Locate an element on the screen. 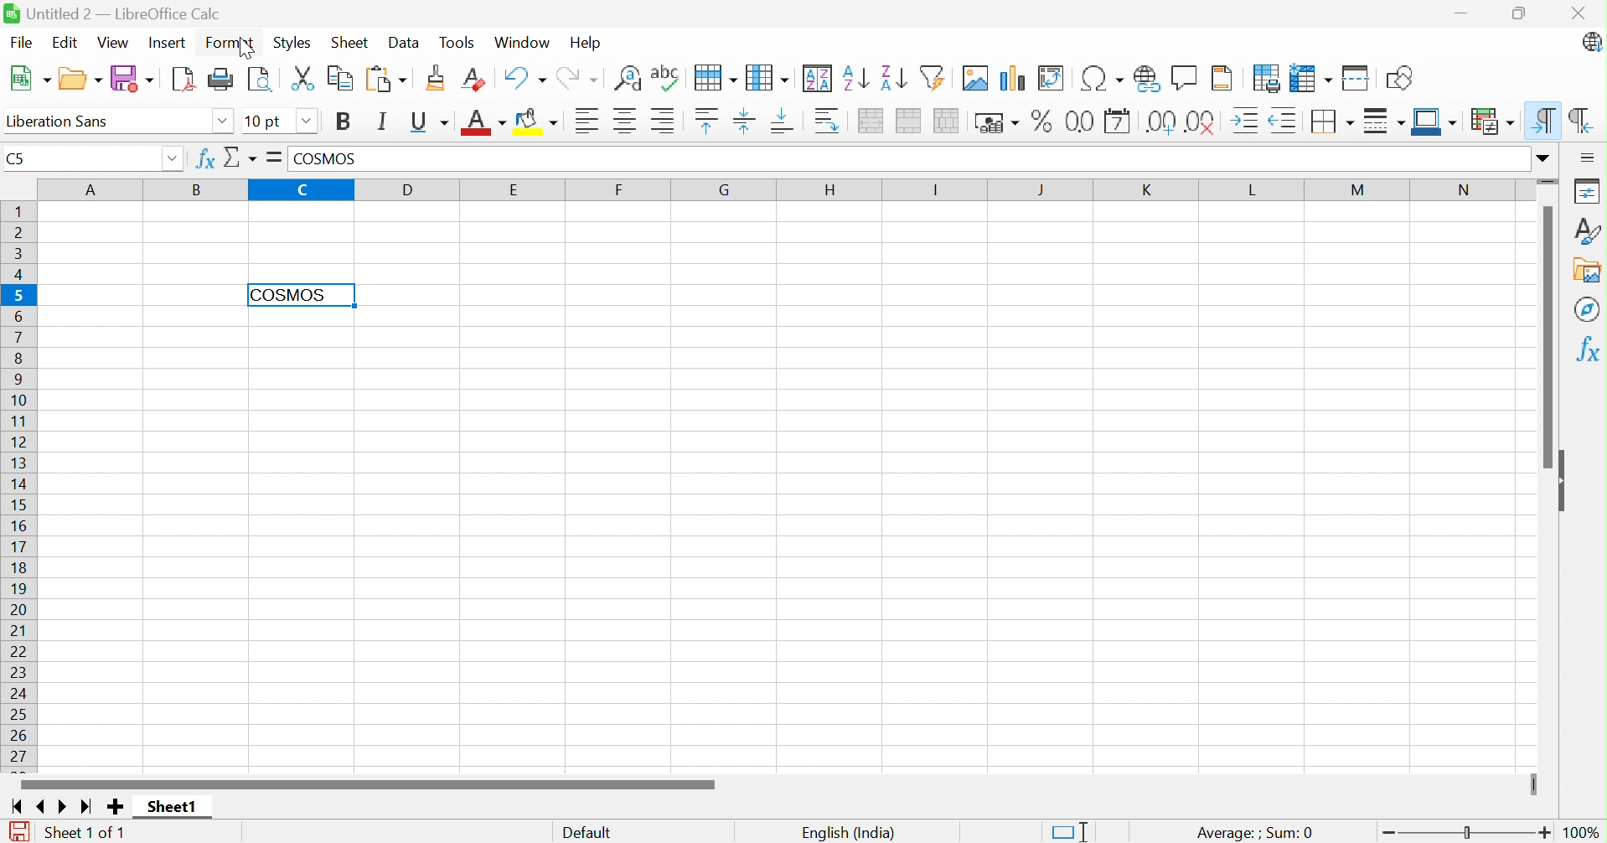  Italic is located at coordinates (385, 121).